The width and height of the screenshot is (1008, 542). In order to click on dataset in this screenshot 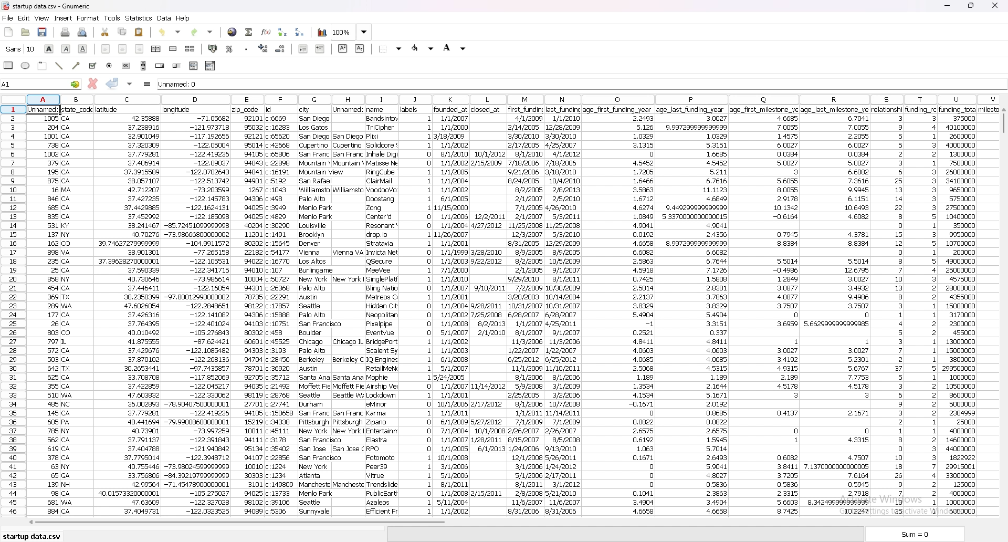, I will do `click(43, 317)`.